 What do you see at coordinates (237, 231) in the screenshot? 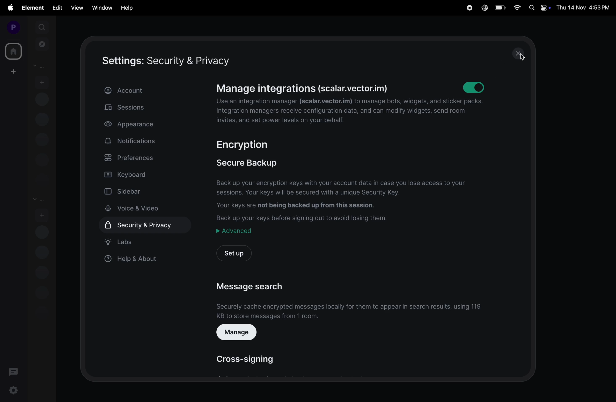
I see `advanced` at bounding box center [237, 231].